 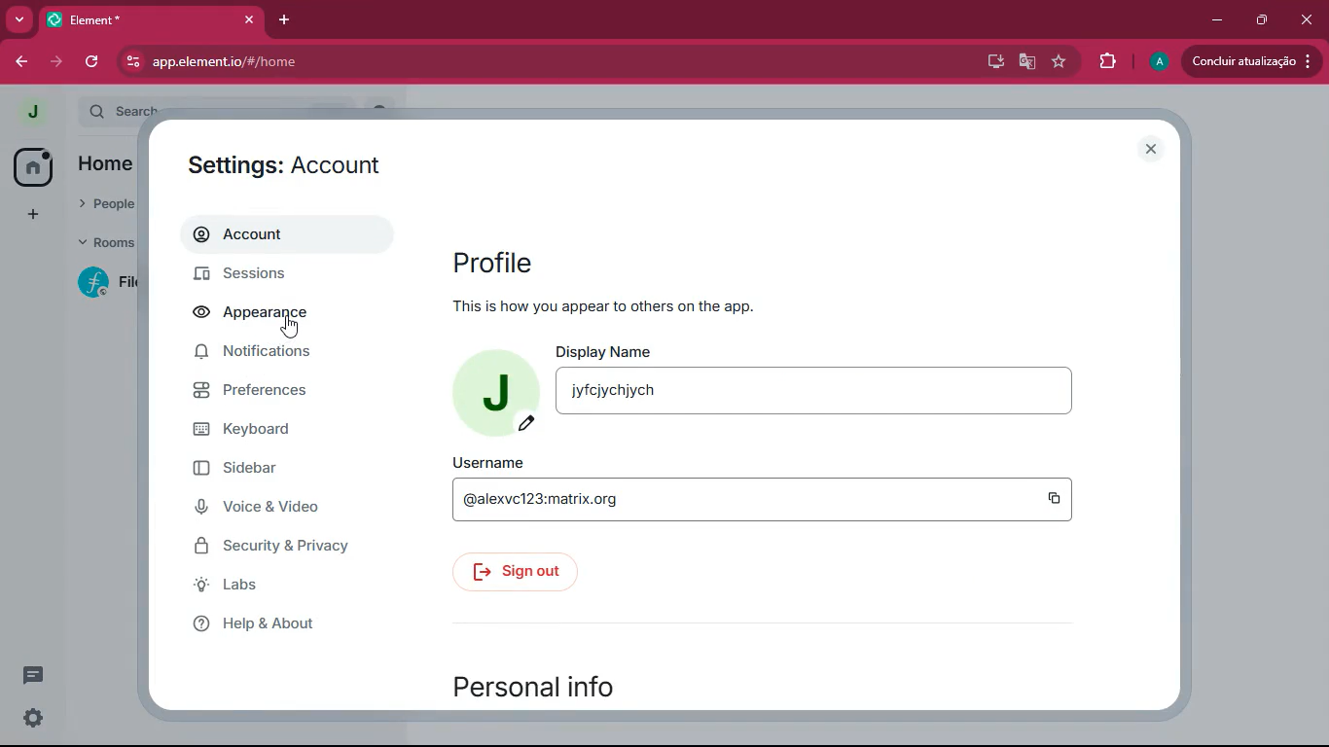 What do you see at coordinates (34, 165) in the screenshot?
I see `home` at bounding box center [34, 165].